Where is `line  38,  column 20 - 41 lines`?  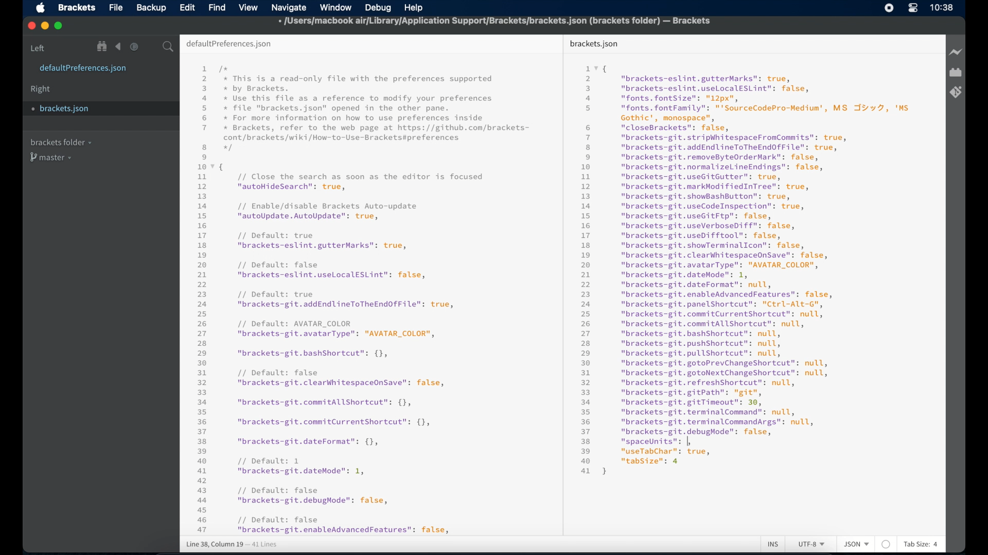
line  38,  column 20 - 41 lines is located at coordinates (232, 545).